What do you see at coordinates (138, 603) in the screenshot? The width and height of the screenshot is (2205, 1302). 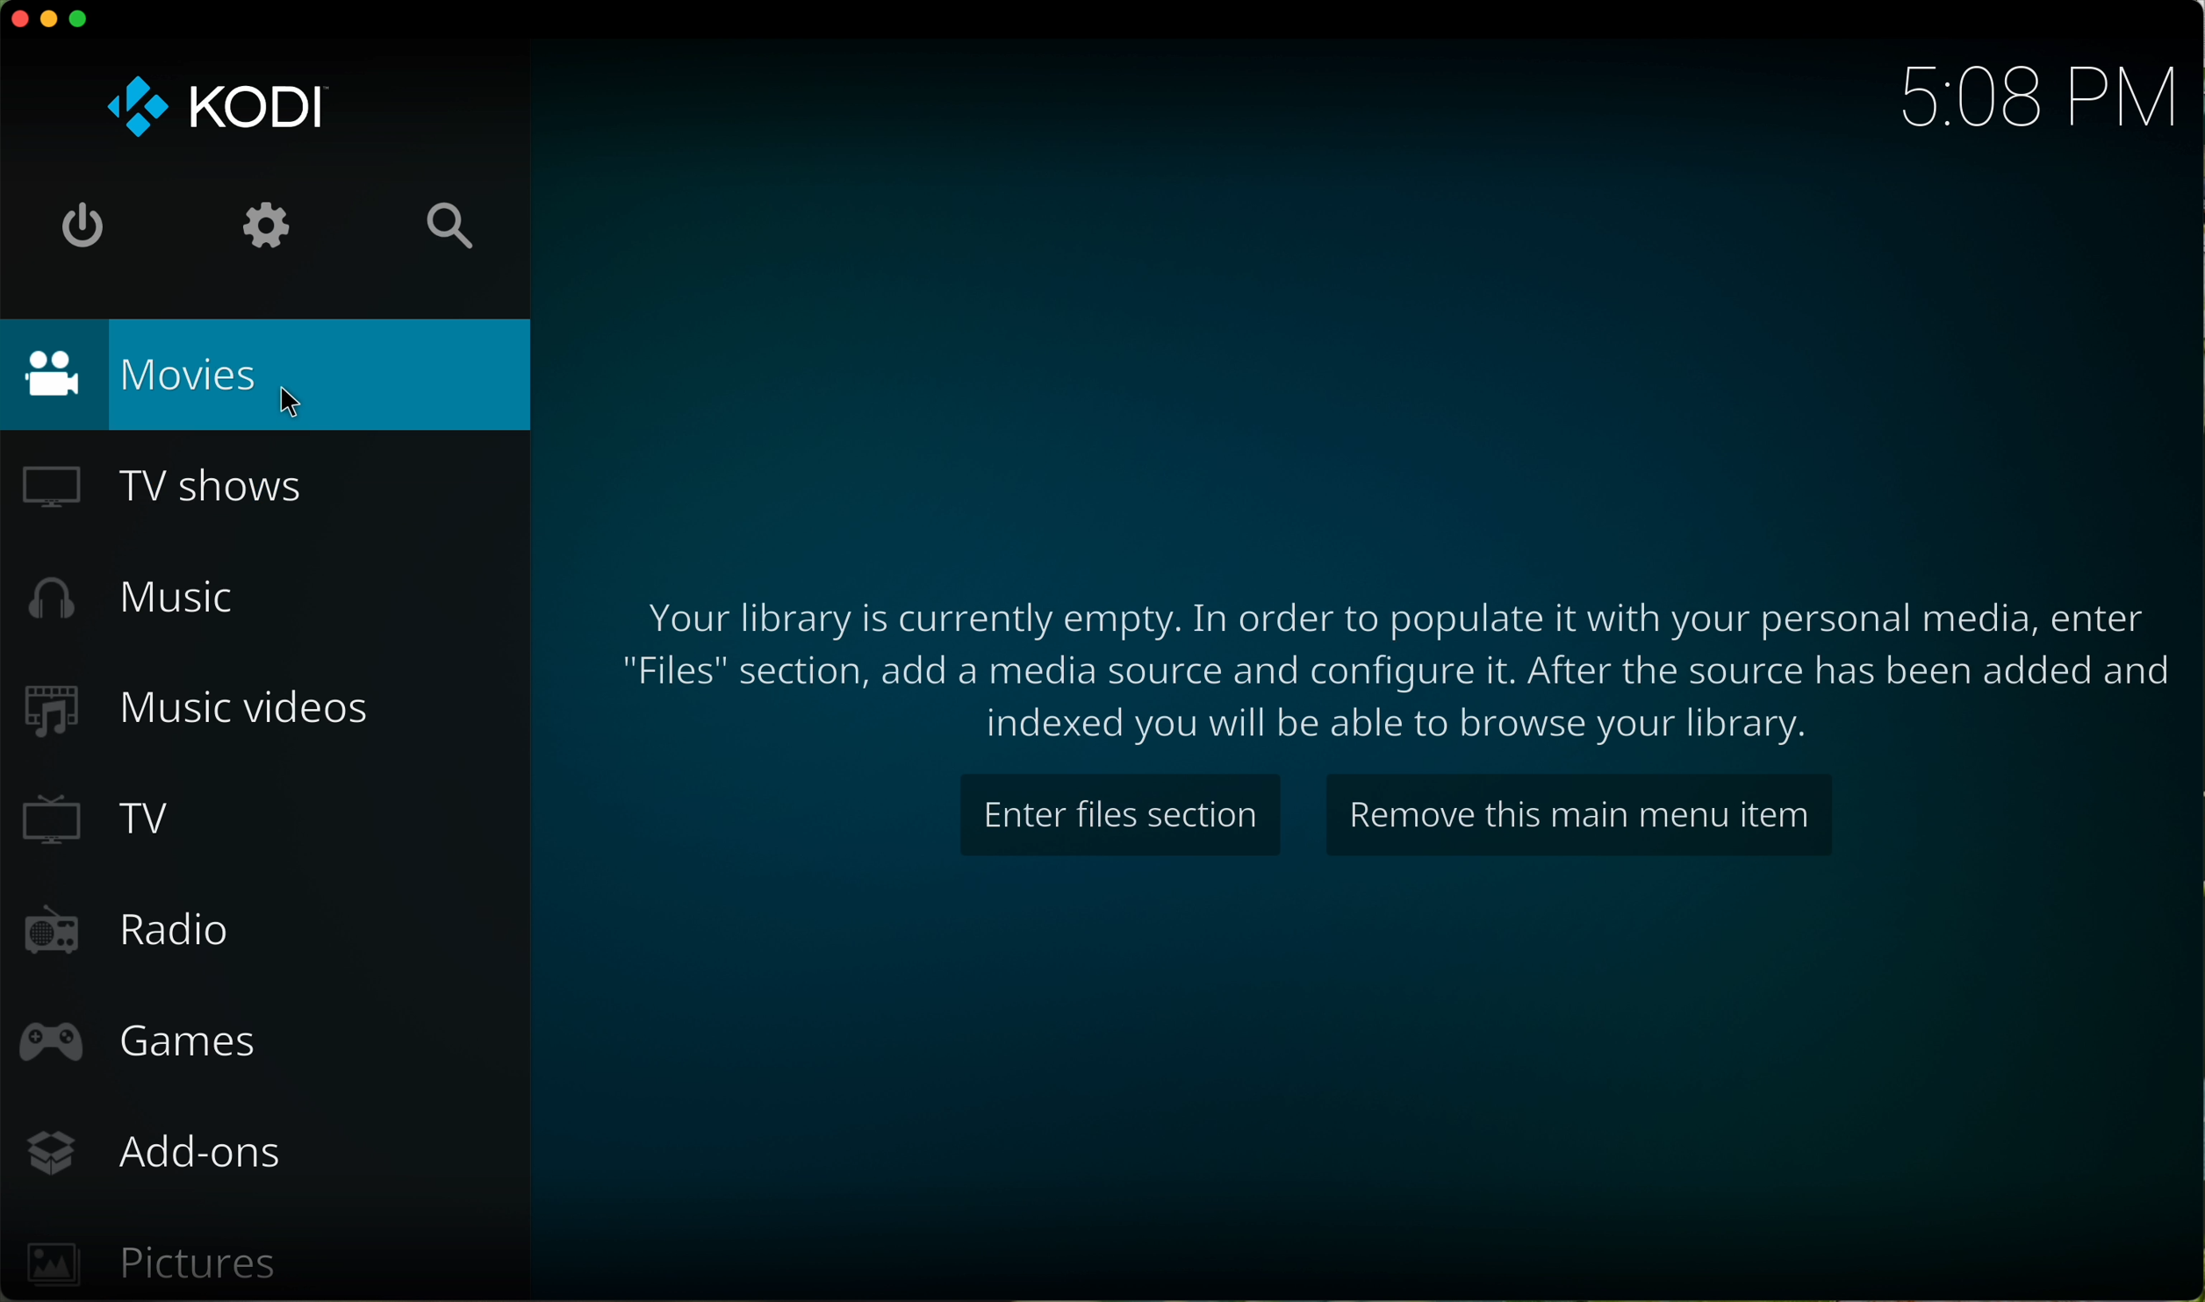 I see `music` at bounding box center [138, 603].